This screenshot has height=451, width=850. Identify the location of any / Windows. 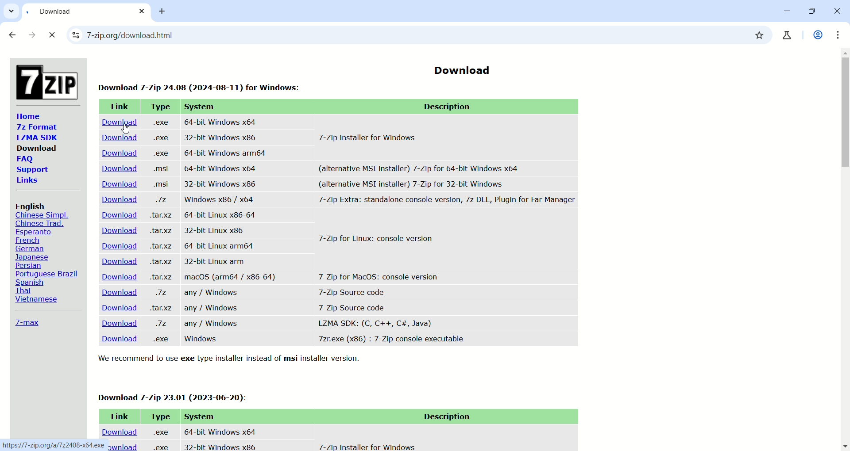
(216, 294).